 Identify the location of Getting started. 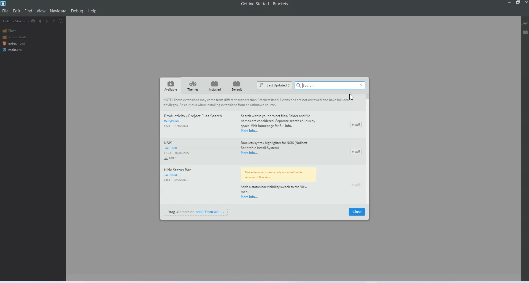
(252, 4).